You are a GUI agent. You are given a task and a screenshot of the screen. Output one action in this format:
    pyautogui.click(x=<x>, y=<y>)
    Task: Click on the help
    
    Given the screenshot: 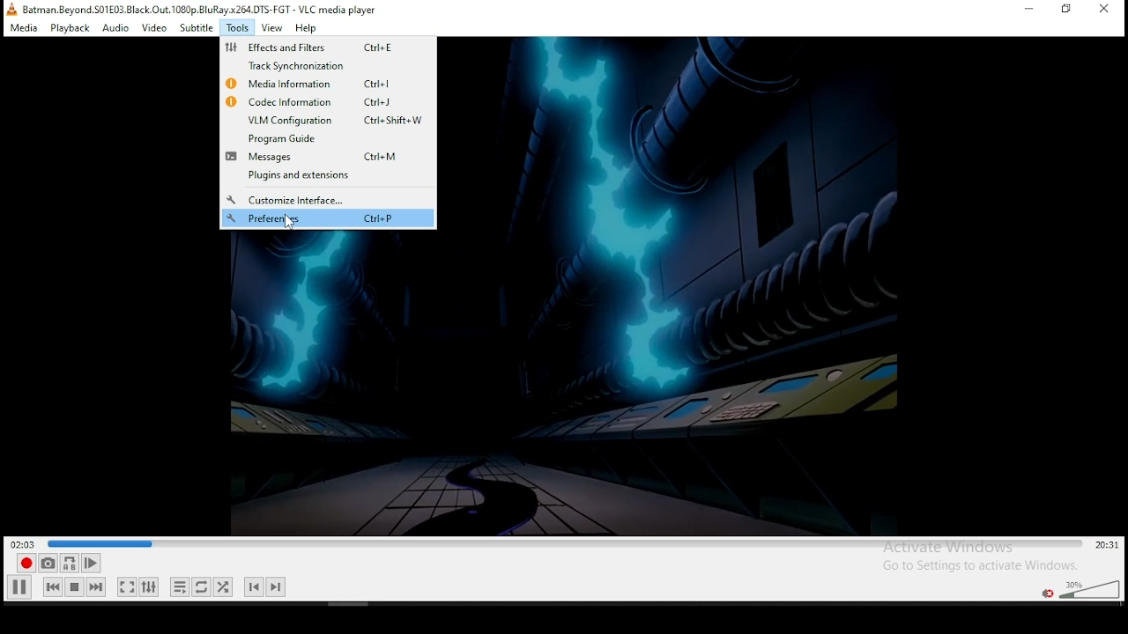 What is the action you would take?
    pyautogui.click(x=306, y=28)
    